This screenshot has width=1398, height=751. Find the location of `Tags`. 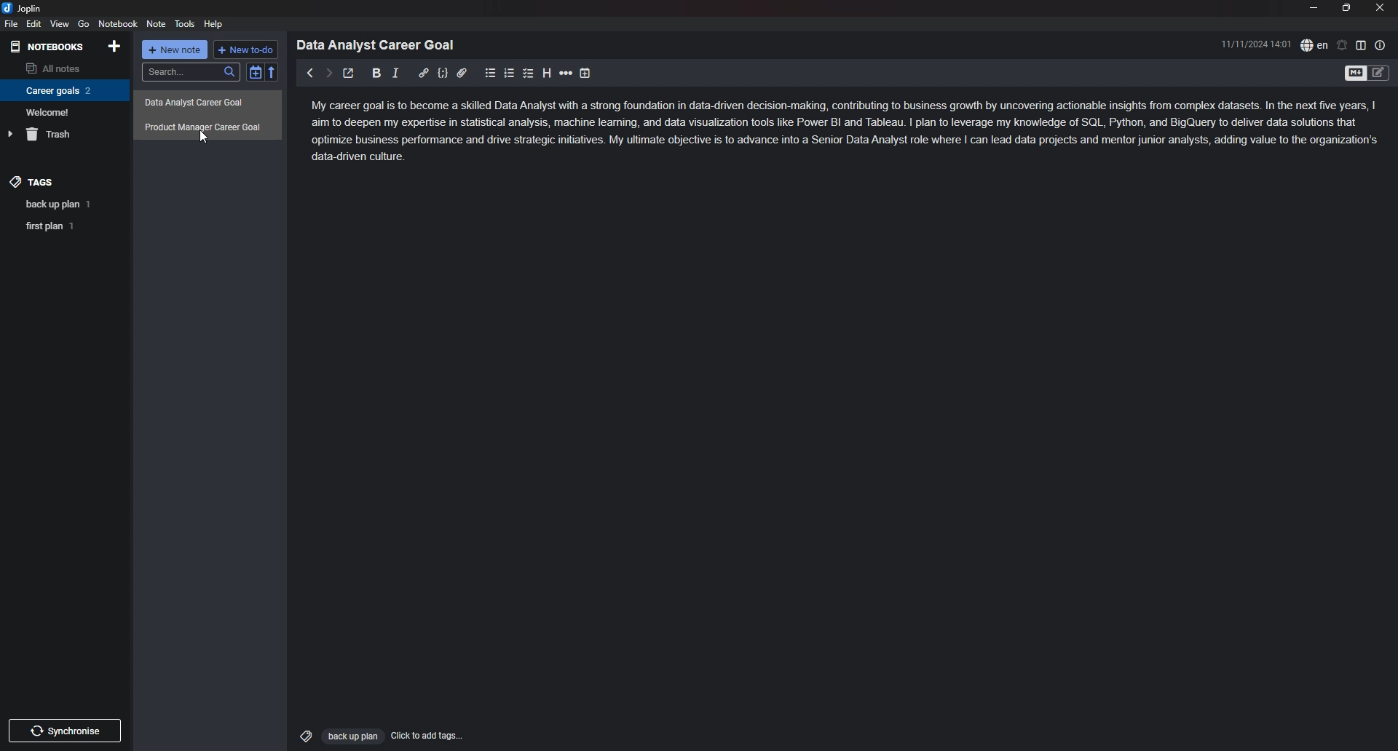

Tags is located at coordinates (302, 734).